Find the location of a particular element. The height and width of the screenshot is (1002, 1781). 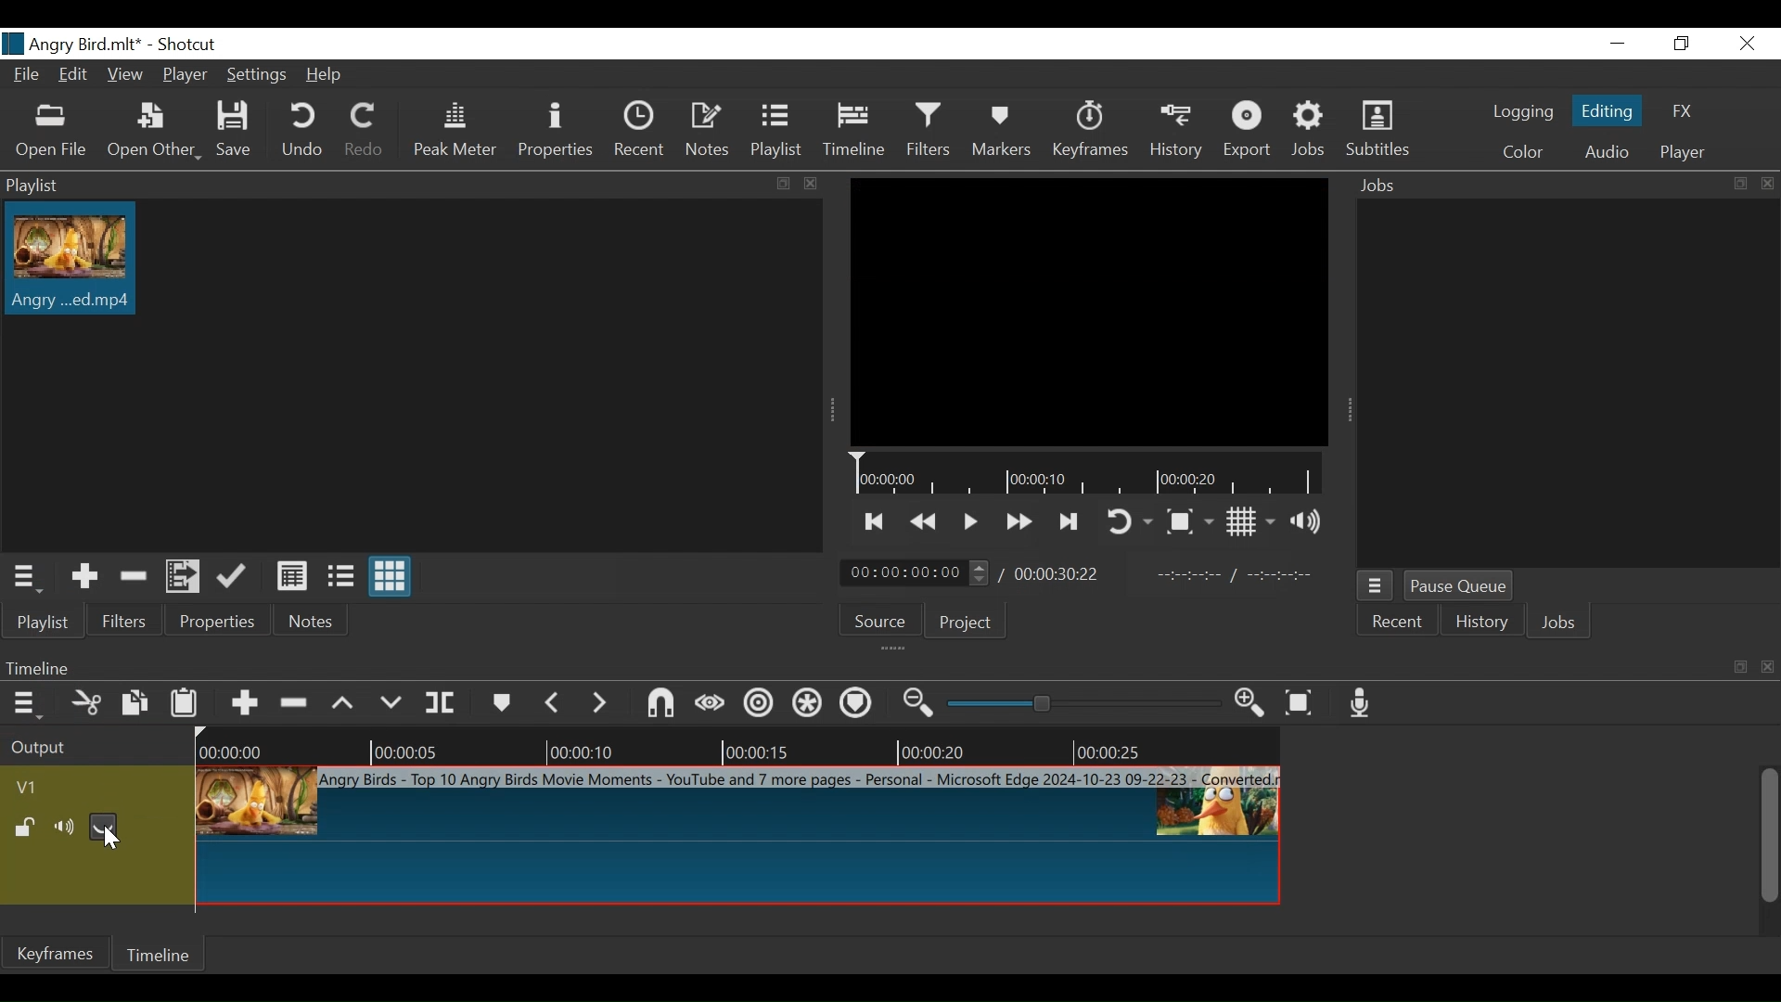

History is located at coordinates (1175, 131).